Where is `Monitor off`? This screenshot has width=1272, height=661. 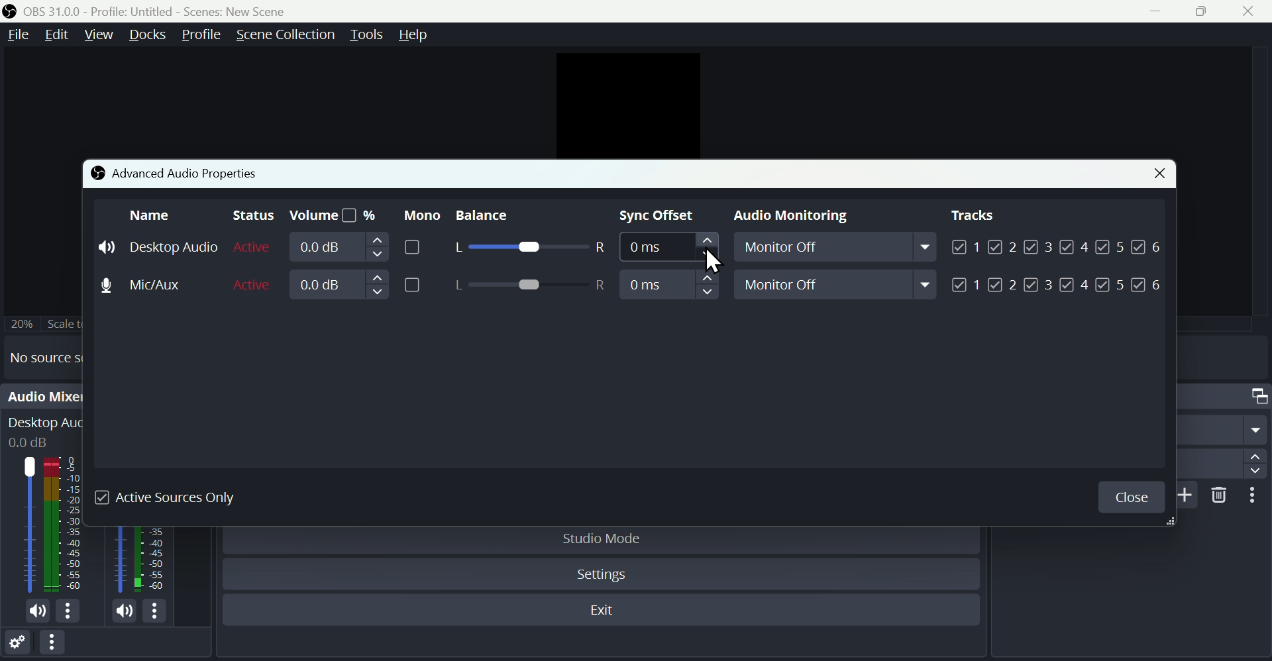 Monitor off is located at coordinates (839, 249).